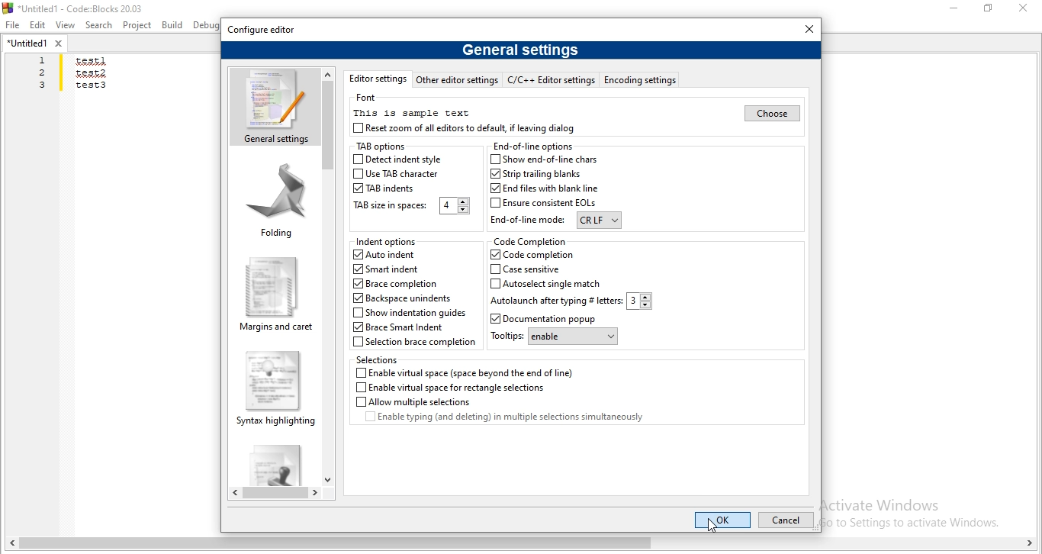  Describe the element at coordinates (275, 494) in the screenshot. I see `scroll bar` at that location.